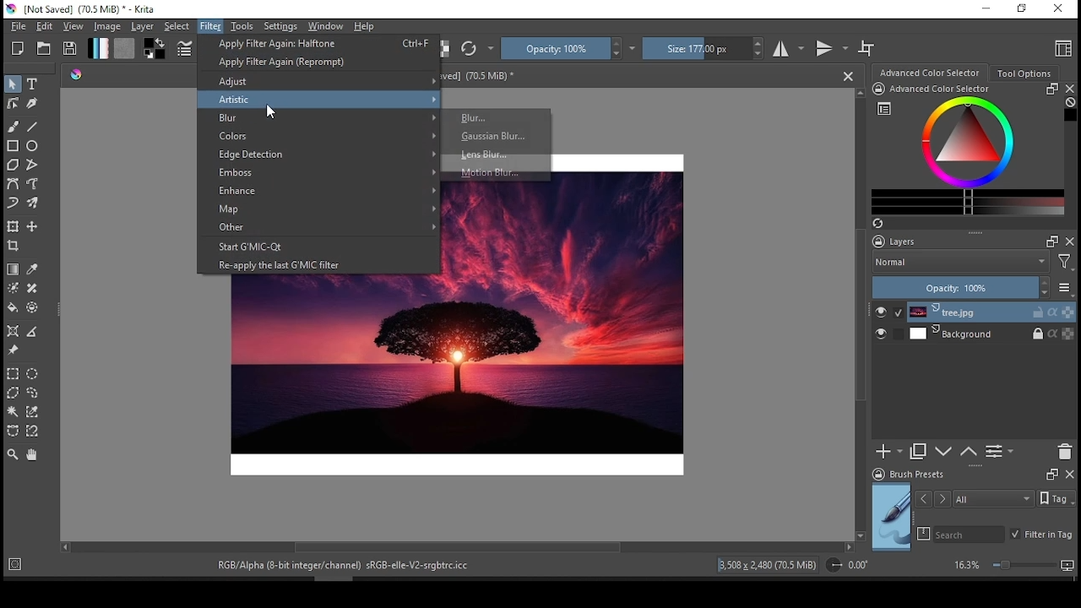 Image resolution: width=1081 pixels, height=608 pixels. What do you see at coordinates (318, 135) in the screenshot?
I see `colors` at bounding box center [318, 135].